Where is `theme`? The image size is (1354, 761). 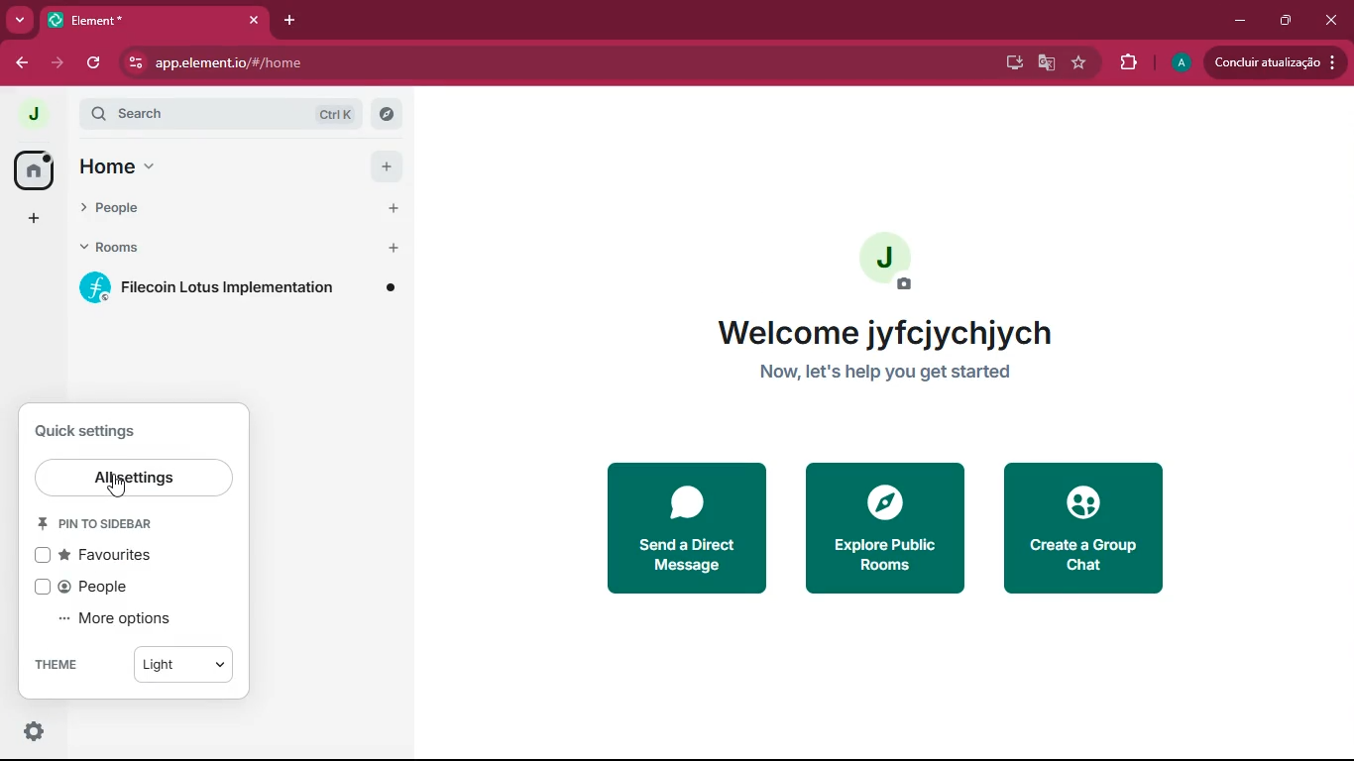 theme is located at coordinates (57, 664).